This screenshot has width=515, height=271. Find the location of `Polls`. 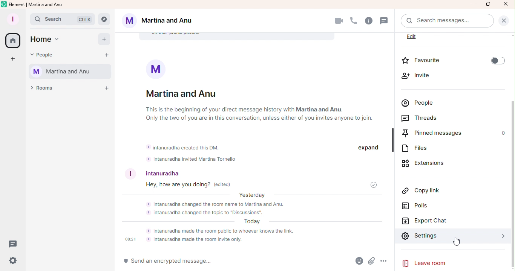

Polls is located at coordinates (425, 207).